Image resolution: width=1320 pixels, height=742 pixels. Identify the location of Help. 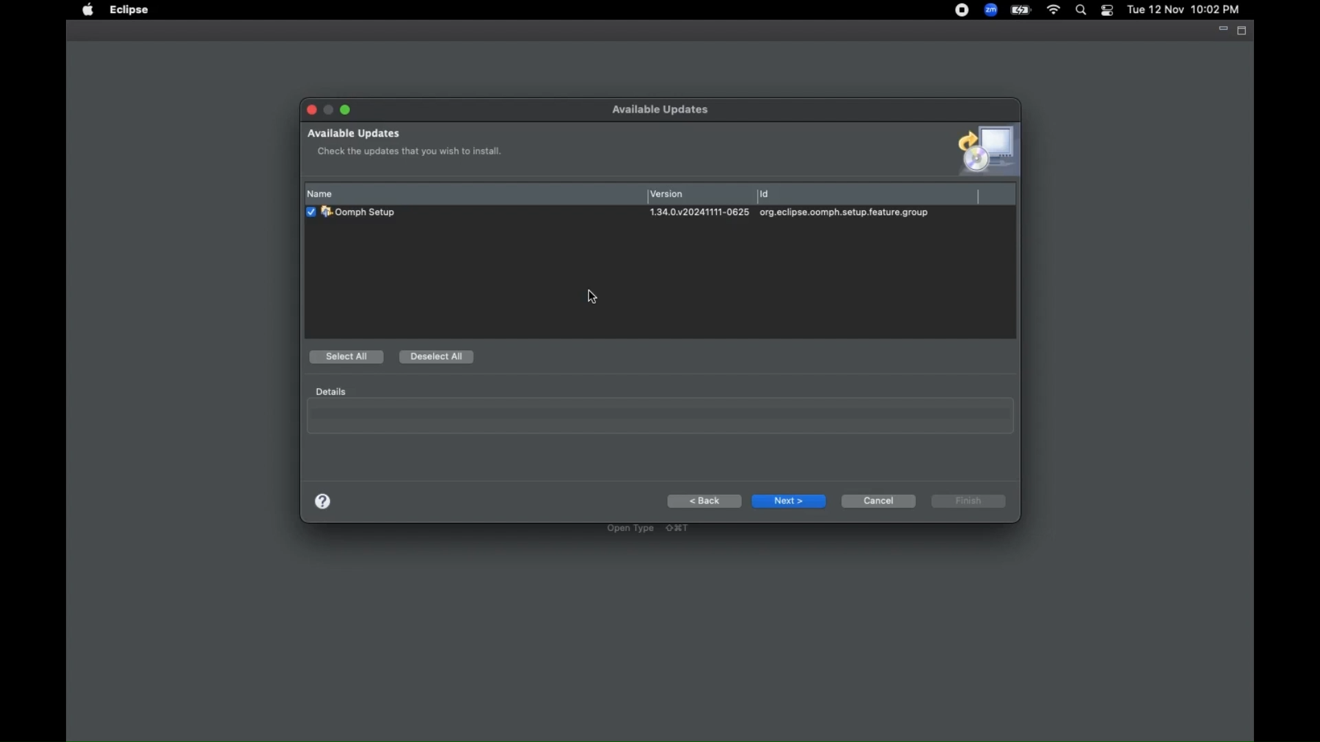
(324, 502).